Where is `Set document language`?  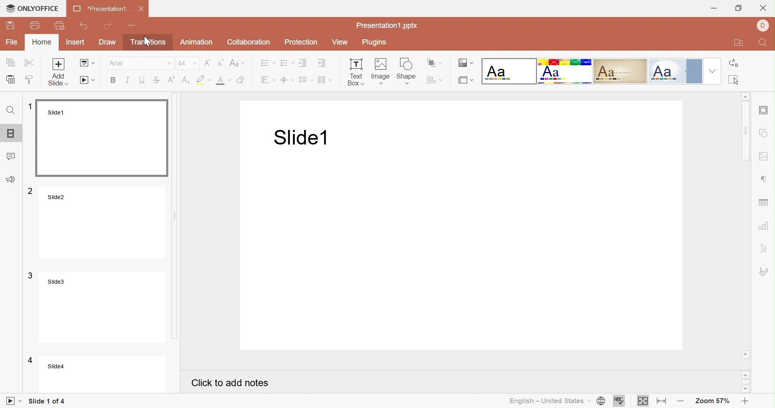
Set document language is located at coordinates (602, 402).